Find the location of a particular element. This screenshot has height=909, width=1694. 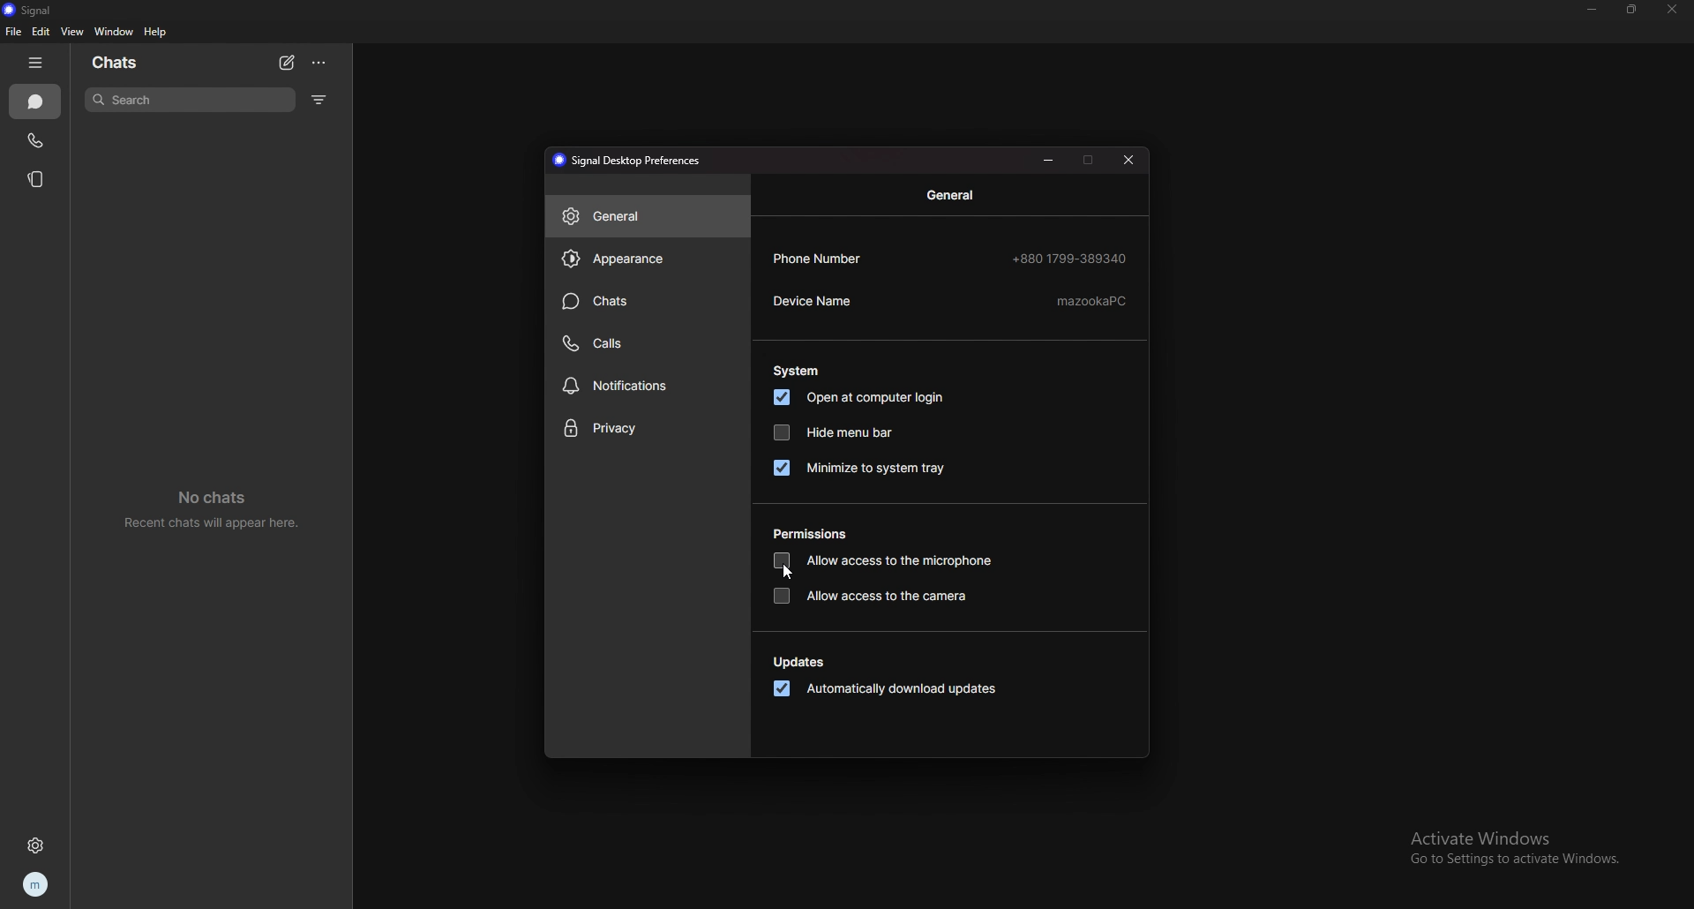

close is located at coordinates (1128, 161).